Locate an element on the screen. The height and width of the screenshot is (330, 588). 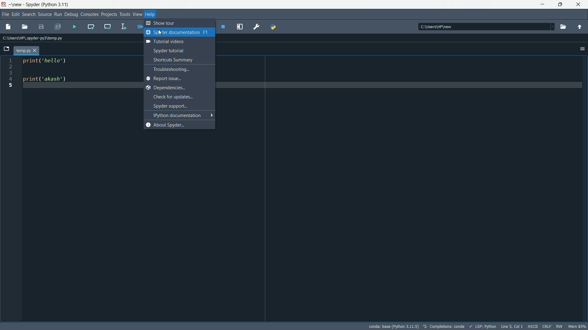
app icon is located at coordinates (5, 5).